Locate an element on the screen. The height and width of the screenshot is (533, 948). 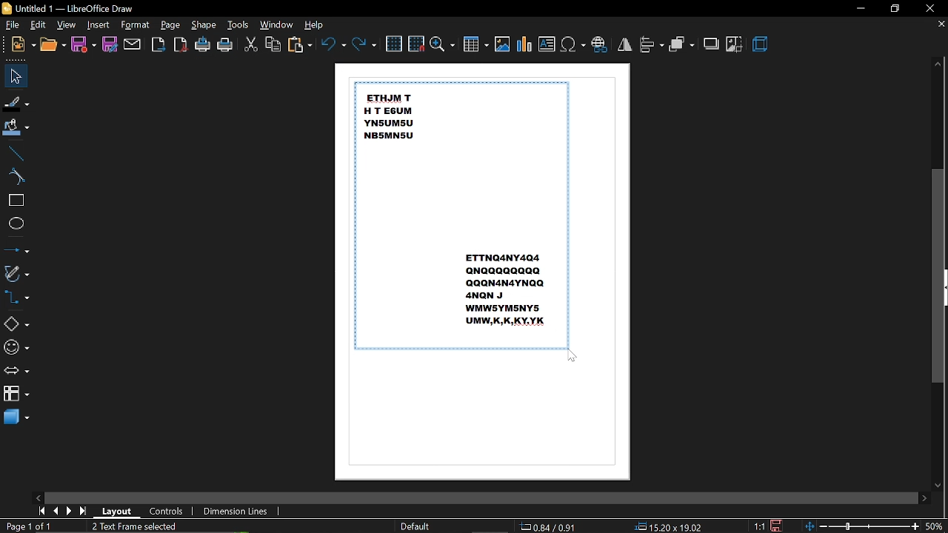
close is located at coordinates (932, 8).